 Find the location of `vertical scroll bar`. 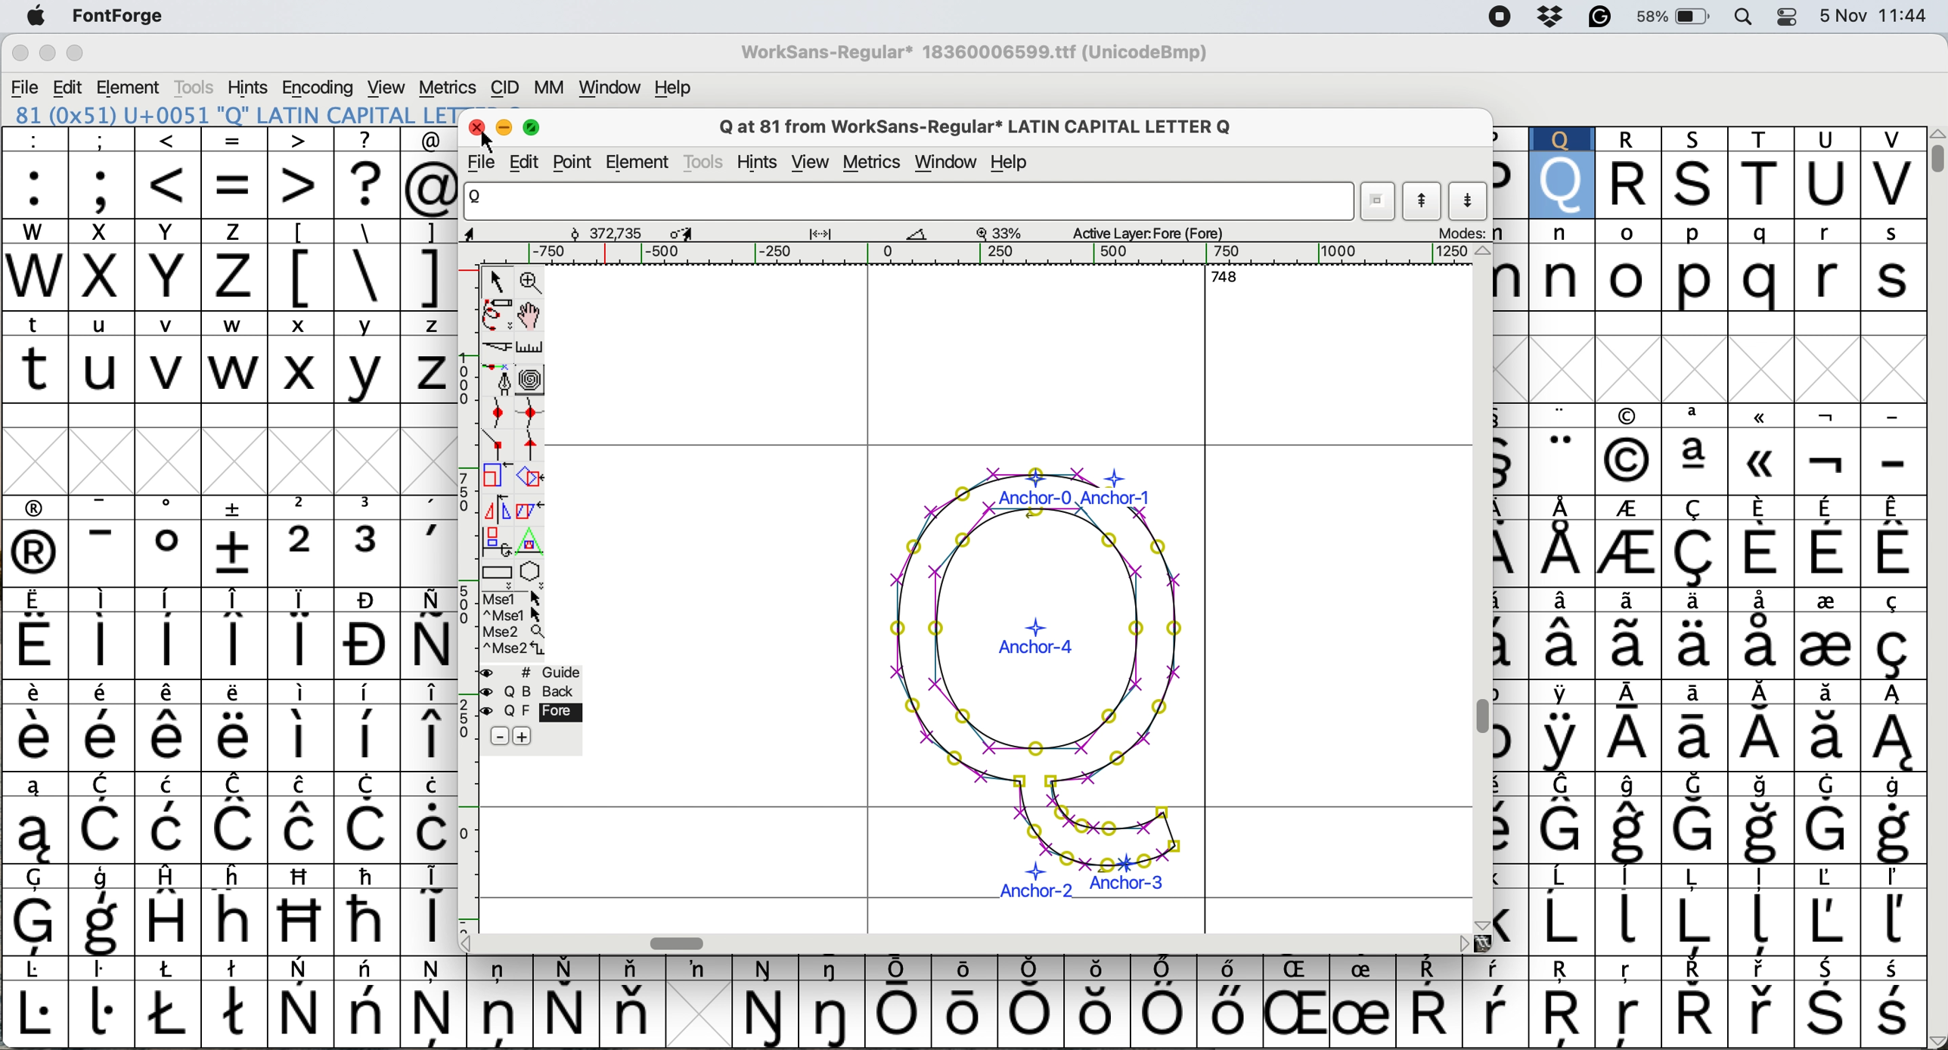

vertical scroll bar is located at coordinates (1481, 718).